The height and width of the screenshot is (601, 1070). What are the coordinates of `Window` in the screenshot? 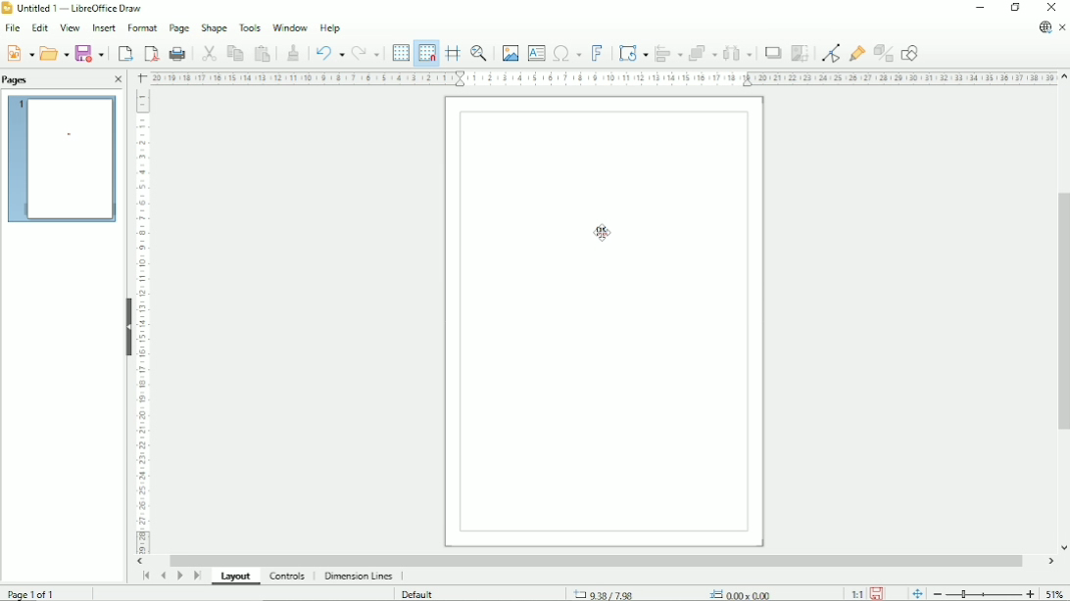 It's located at (289, 26).